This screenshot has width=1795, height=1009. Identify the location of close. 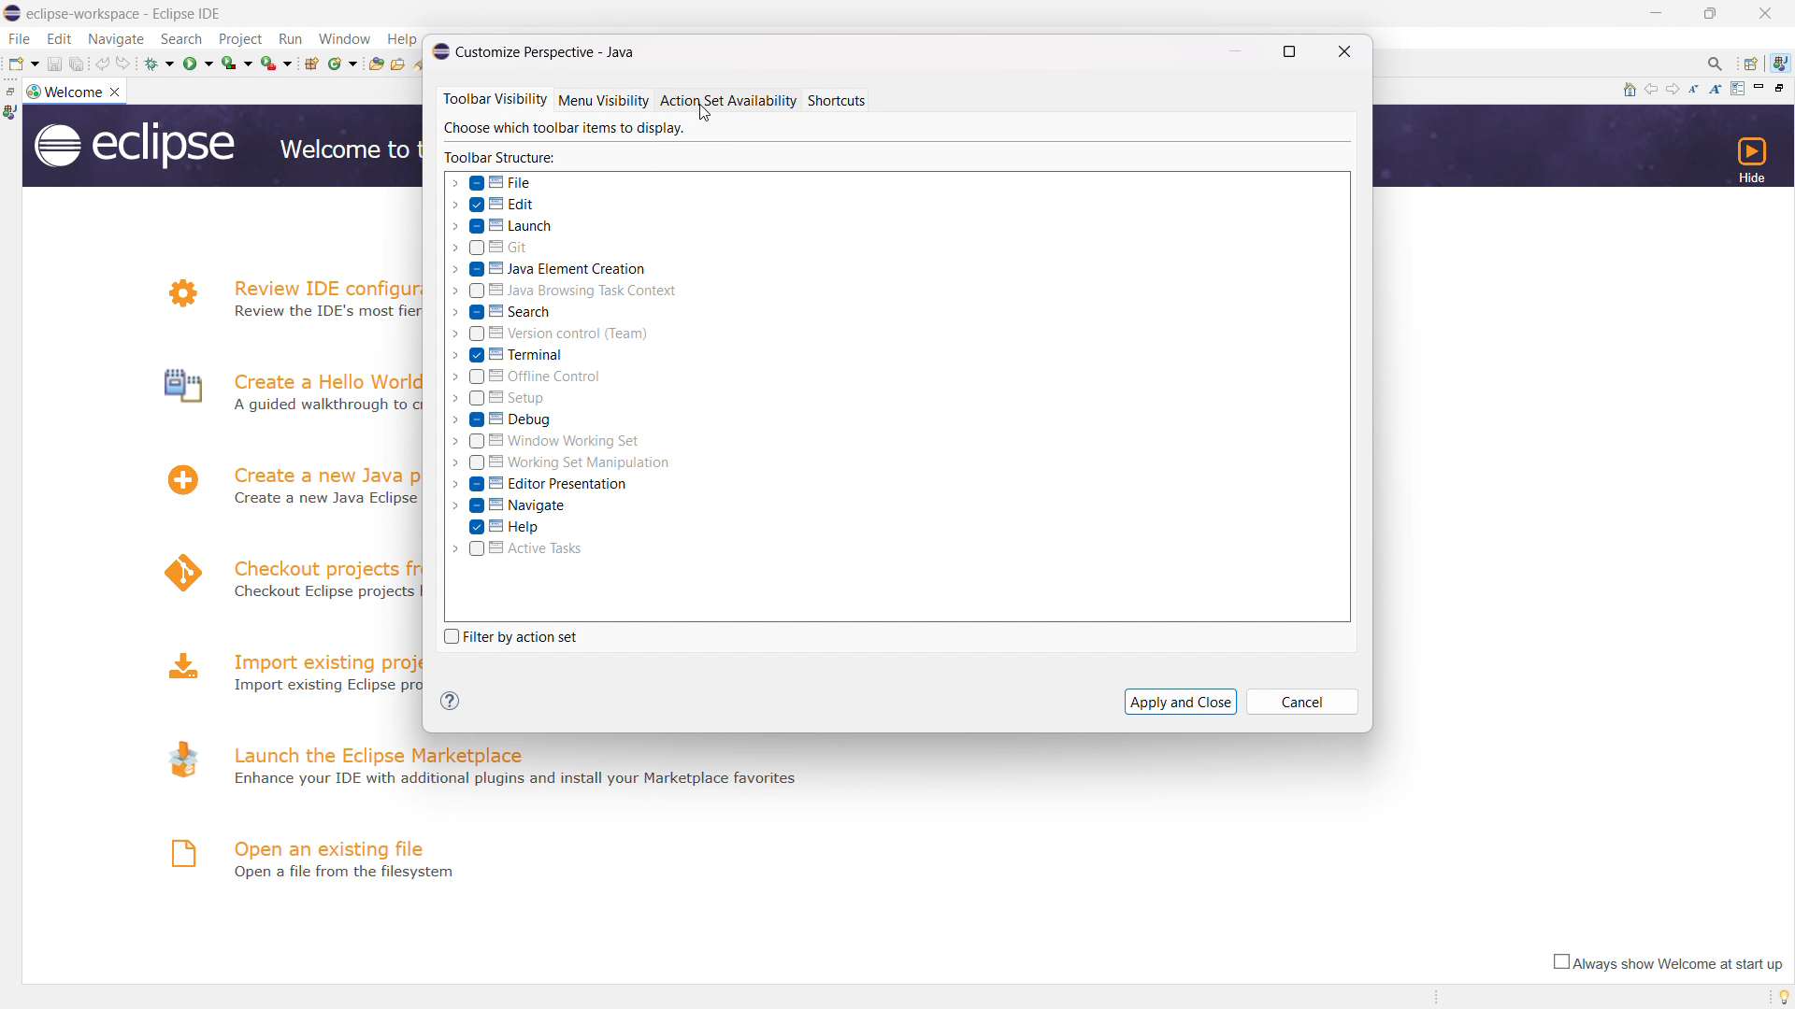
(118, 92).